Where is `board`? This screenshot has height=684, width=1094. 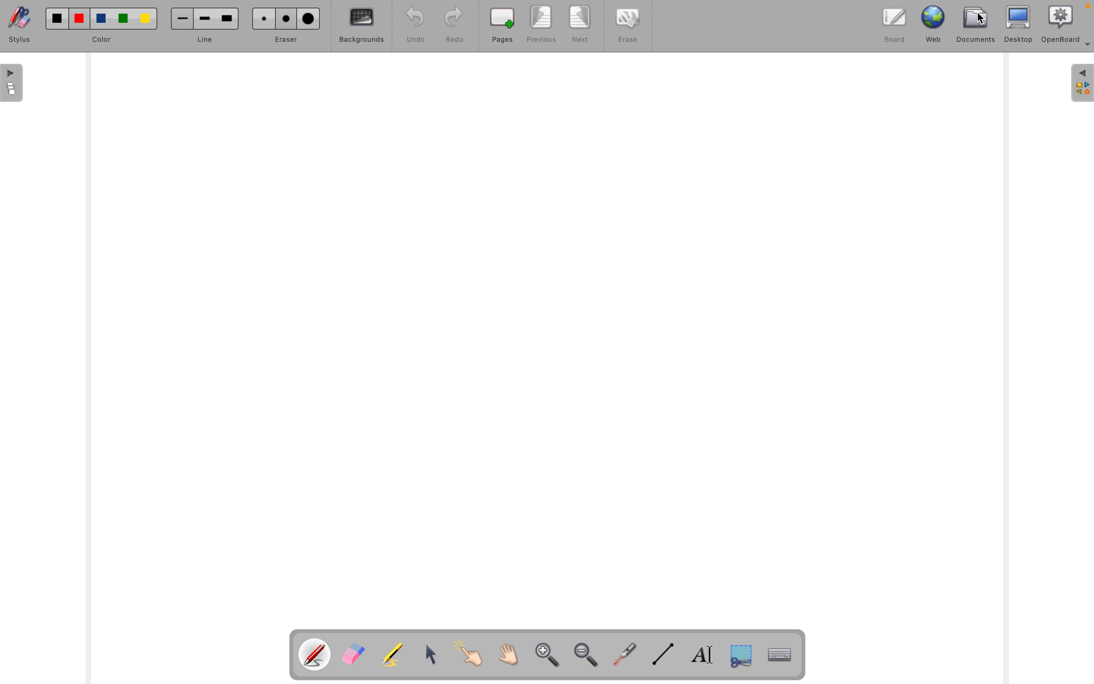
board is located at coordinates (888, 23).